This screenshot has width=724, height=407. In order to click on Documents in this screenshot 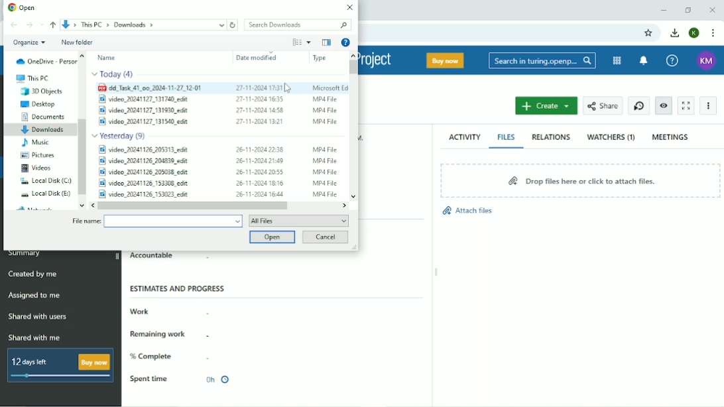, I will do `click(44, 117)`.